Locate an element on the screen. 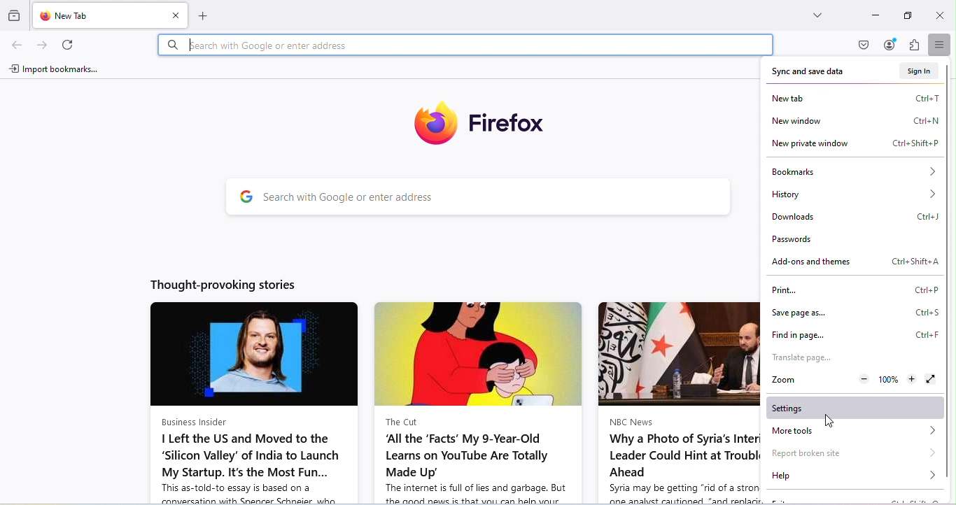 This screenshot has height=505, width=956. Bookmarks is located at coordinates (853, 170).